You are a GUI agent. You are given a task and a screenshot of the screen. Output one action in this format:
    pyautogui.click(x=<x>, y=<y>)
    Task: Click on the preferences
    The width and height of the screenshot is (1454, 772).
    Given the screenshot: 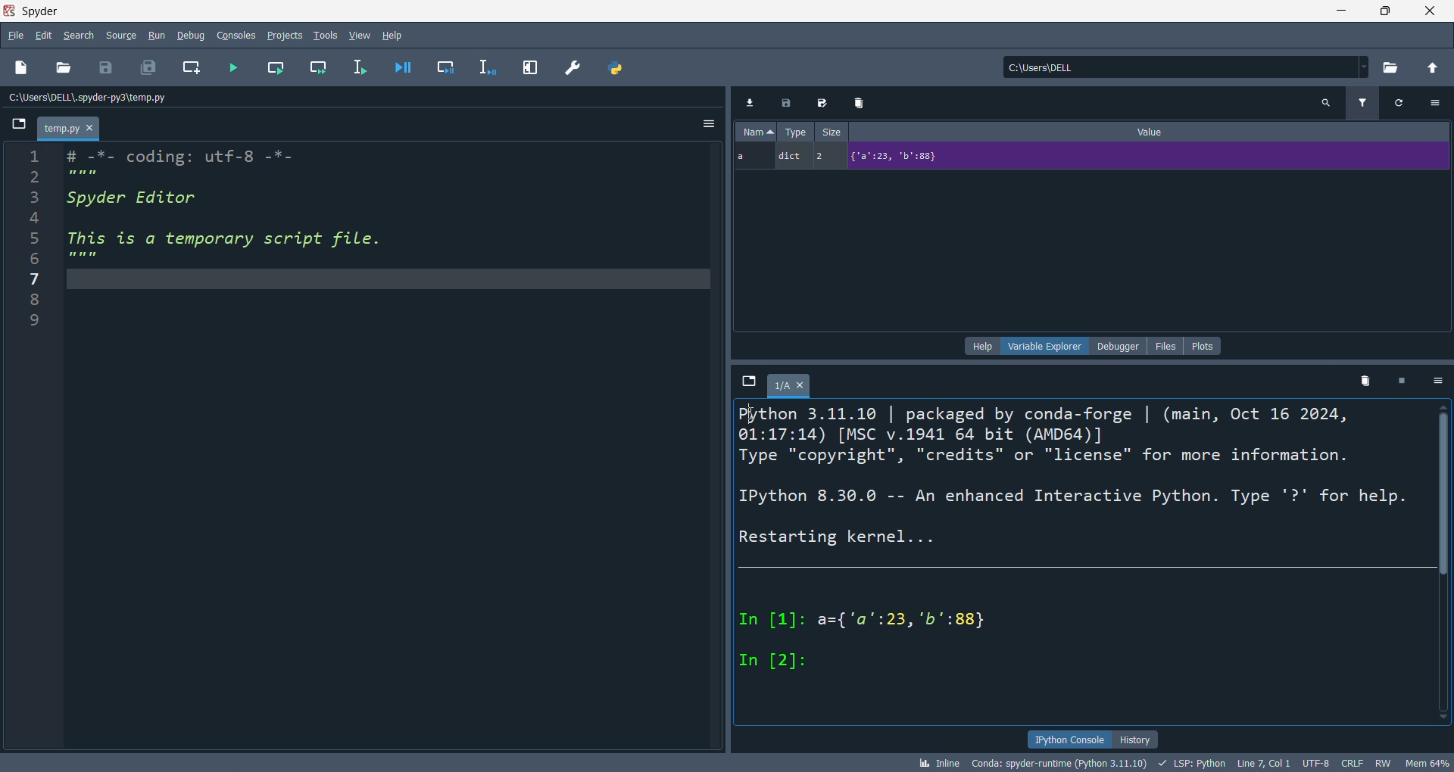 What is the action you would take?
    pyautogui.click(x=575, y=70)
    